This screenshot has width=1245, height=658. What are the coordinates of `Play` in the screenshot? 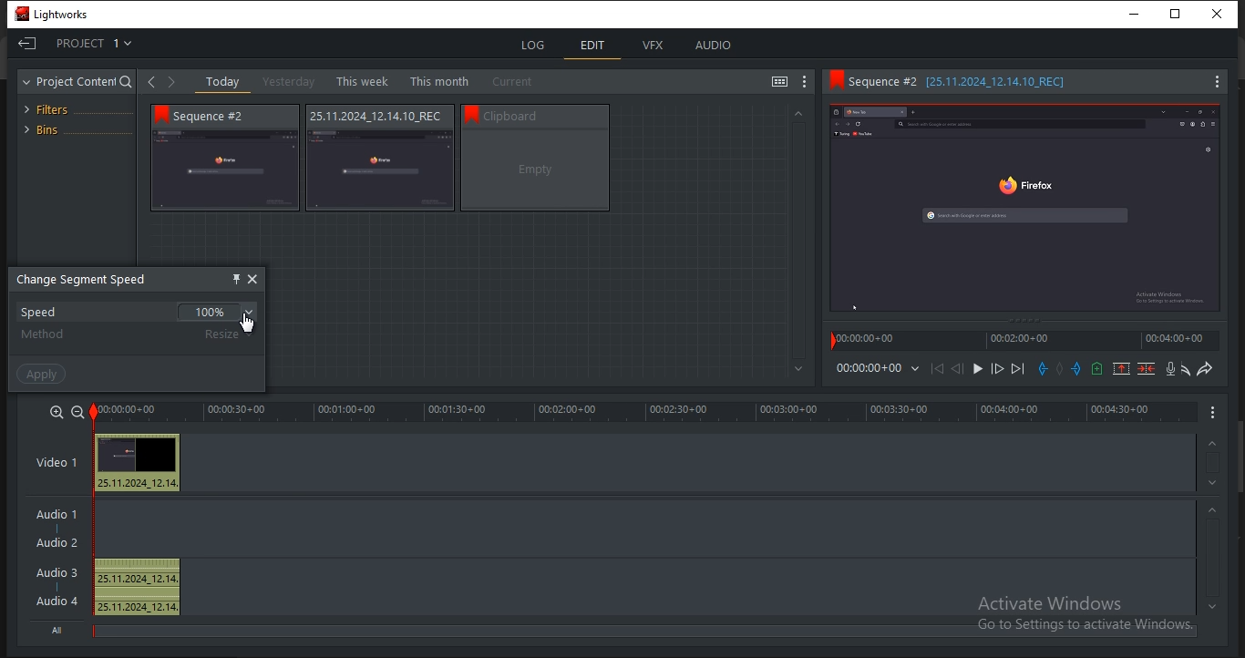 It's located at (977, 370).